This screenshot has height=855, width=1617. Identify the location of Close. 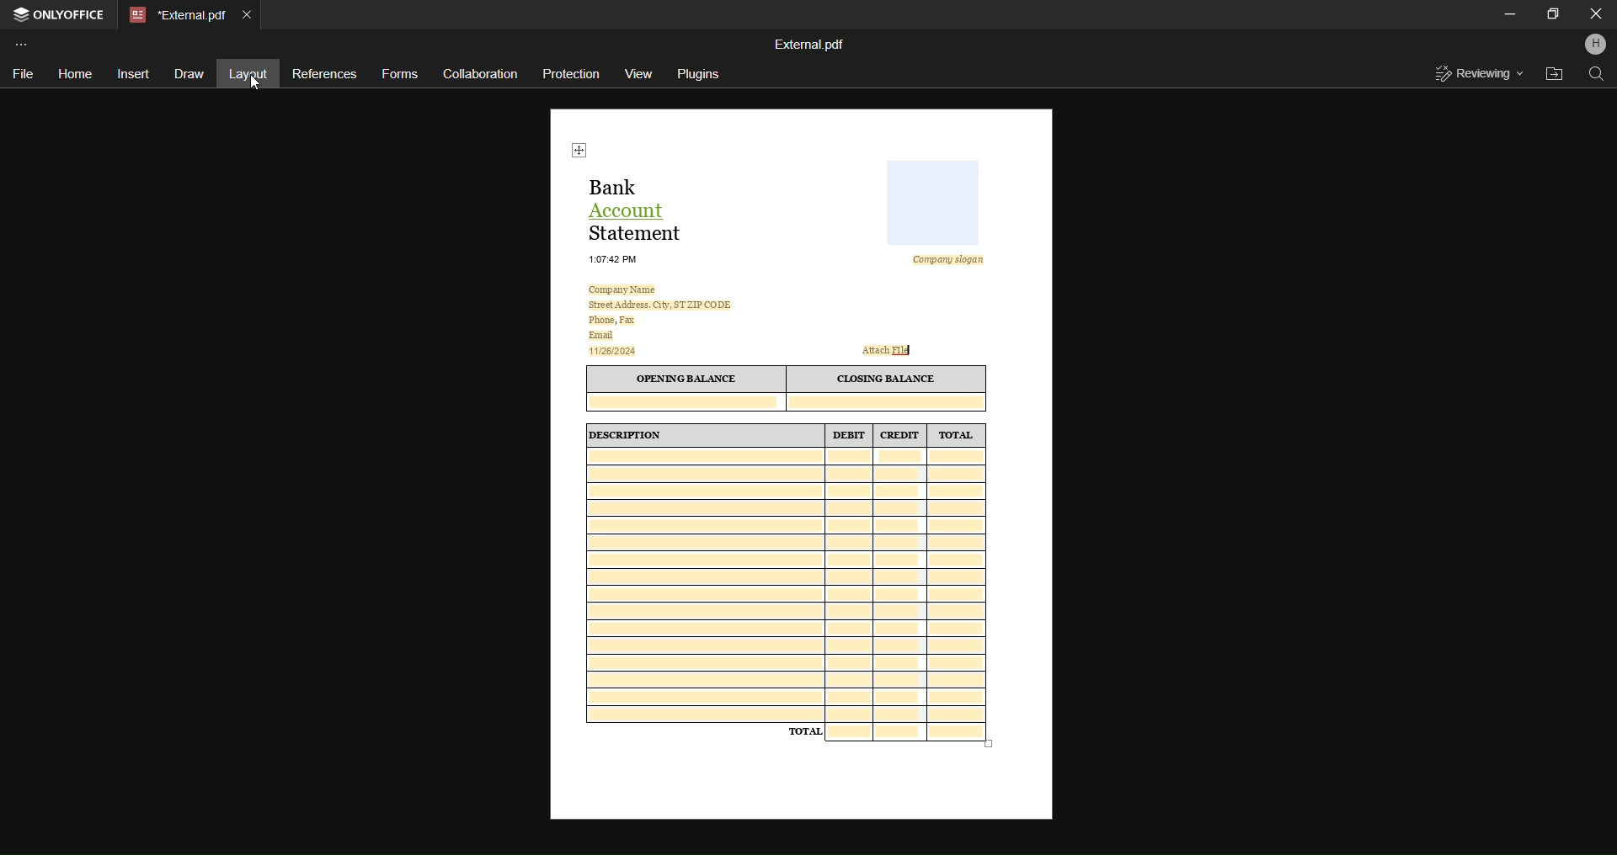
(1595, 16).